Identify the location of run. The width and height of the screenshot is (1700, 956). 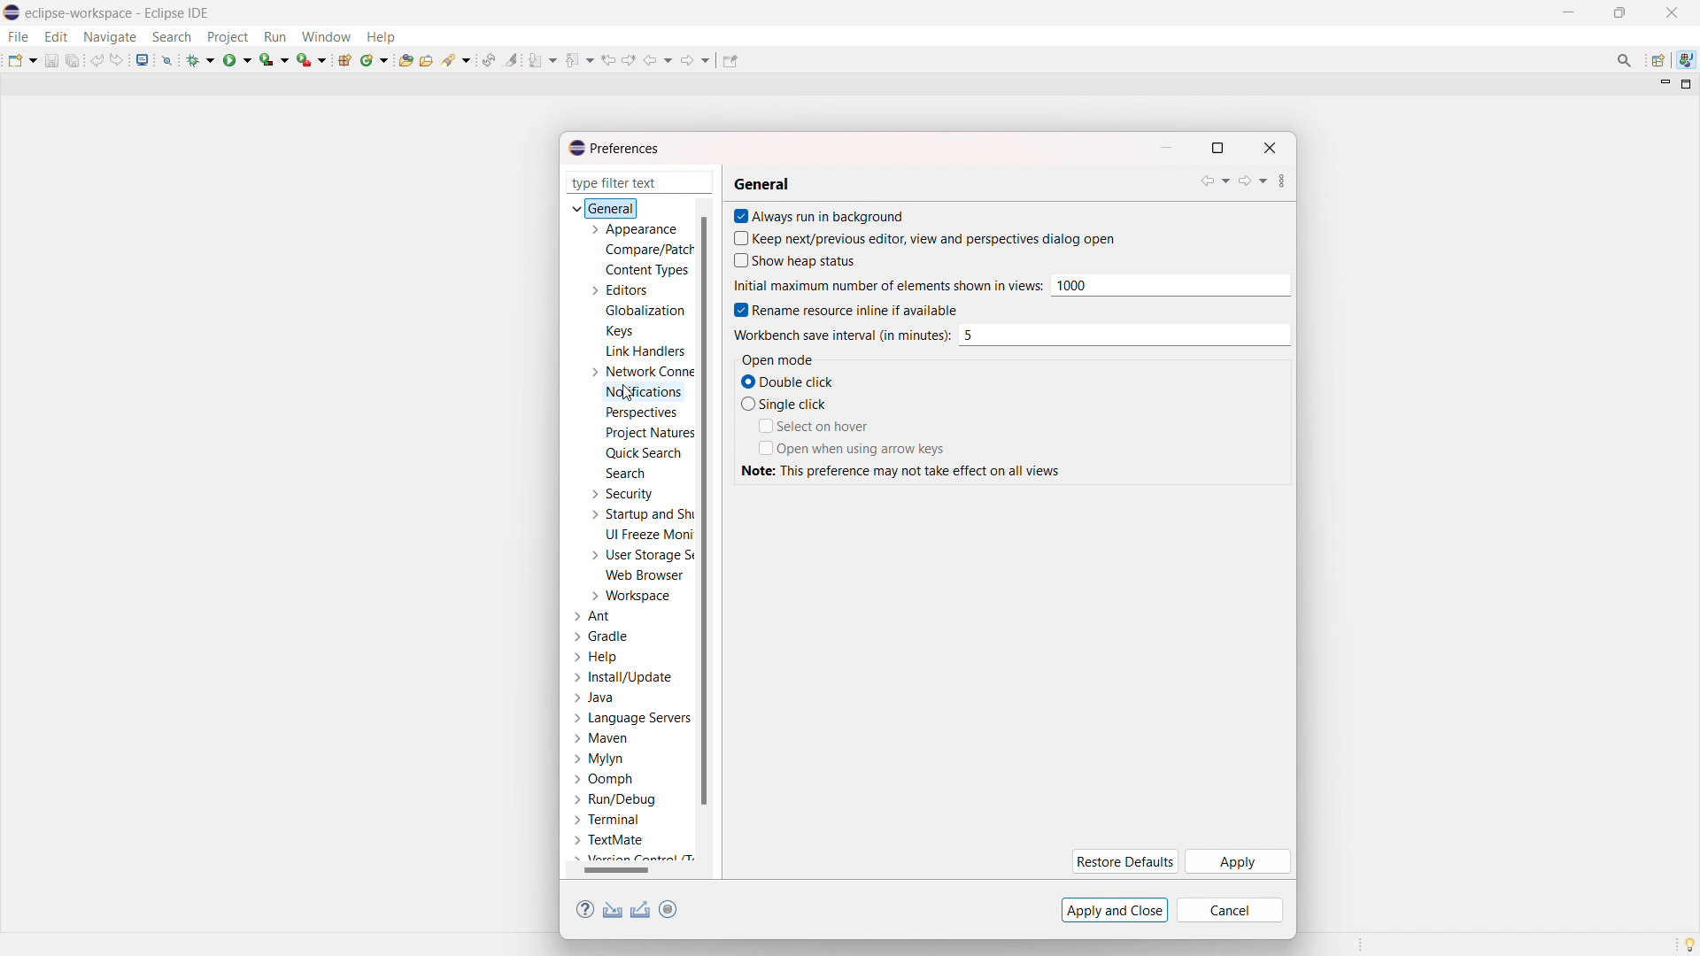
(274, 37).